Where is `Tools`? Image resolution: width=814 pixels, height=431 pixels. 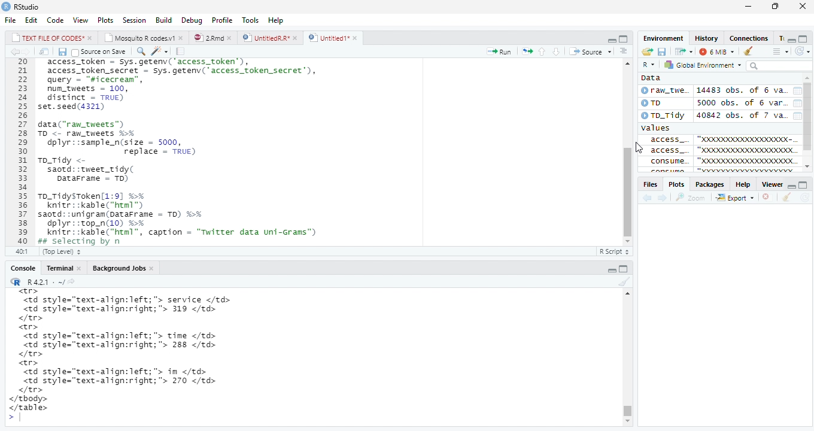
Tools is located at coordinates (249, 19).